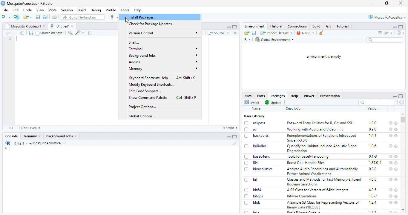 The height and width of the screenshot is (215, 408). Describe the element at coordinates (402, 102) in the screenshot. I see `sync` at that location.